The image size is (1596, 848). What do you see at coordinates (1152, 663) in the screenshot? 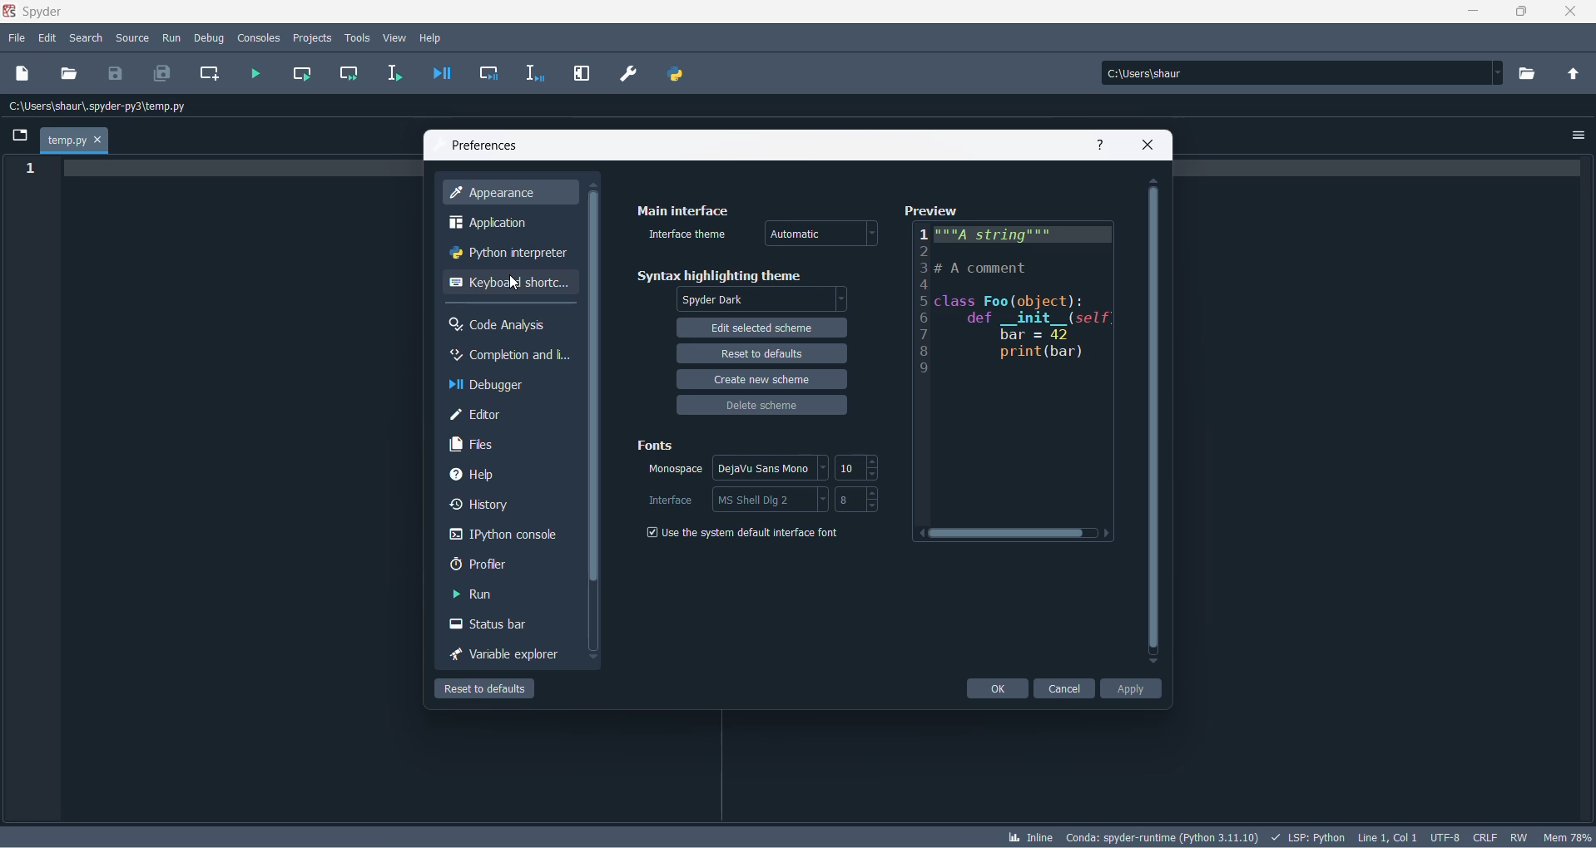
I see `move down` at bounding box center [1152, 663].